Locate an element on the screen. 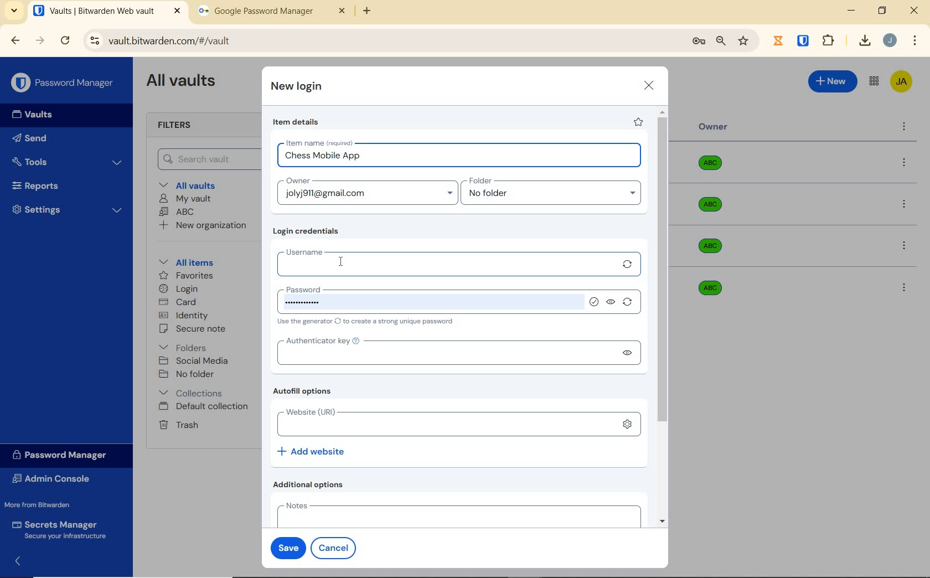 The width and height of the screenshot is (930, 578). customize Google chrome is located at coordinates (915, 41).